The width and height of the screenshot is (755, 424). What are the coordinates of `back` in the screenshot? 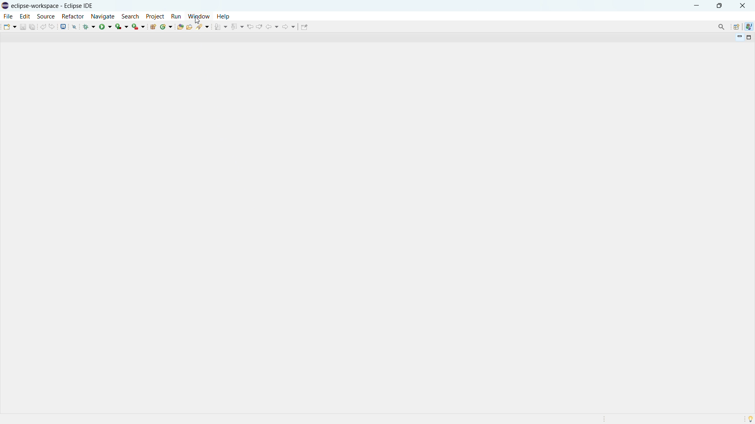 It's located at (273, 27).